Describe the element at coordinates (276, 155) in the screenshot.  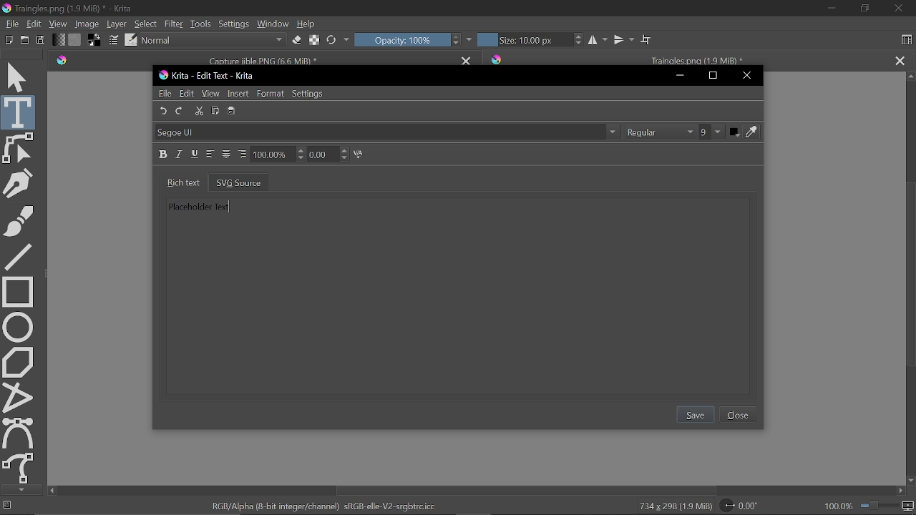
I see `100.00%` at that location.